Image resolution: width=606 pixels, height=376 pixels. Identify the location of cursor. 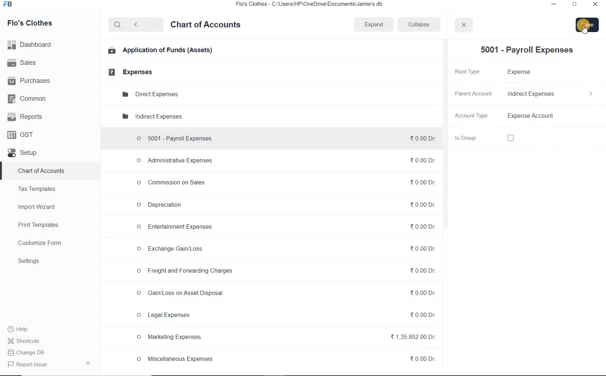
(585, 31).